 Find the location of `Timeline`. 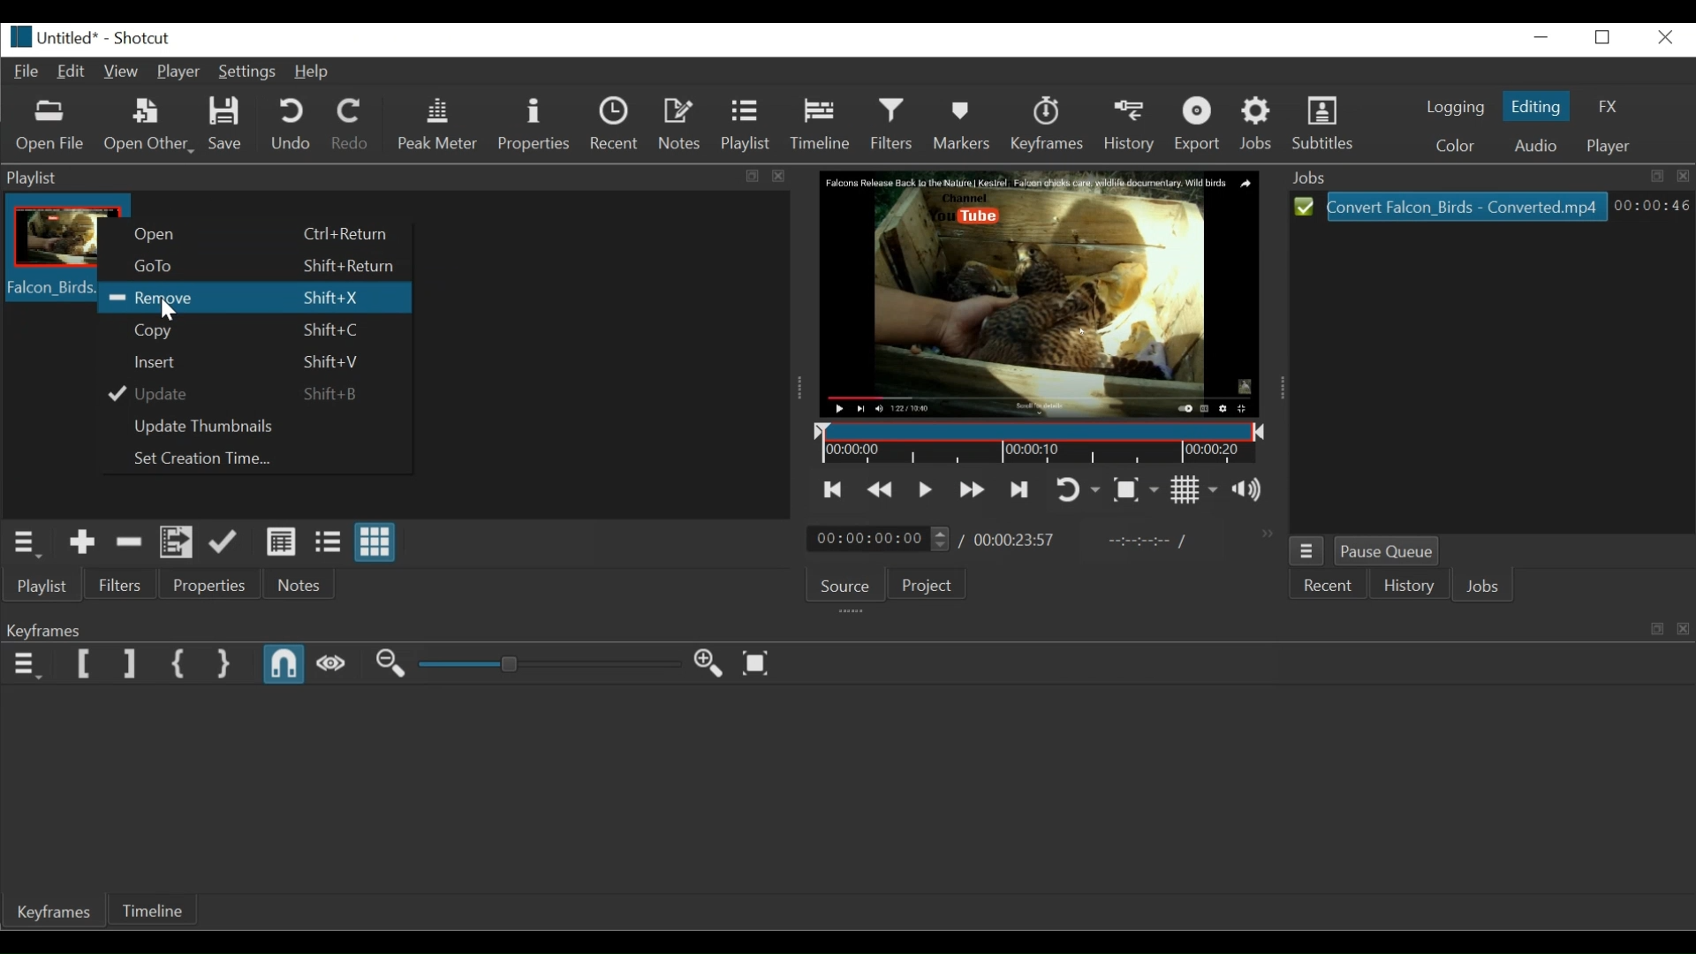

Timeline is located at coordinates (164, 910).